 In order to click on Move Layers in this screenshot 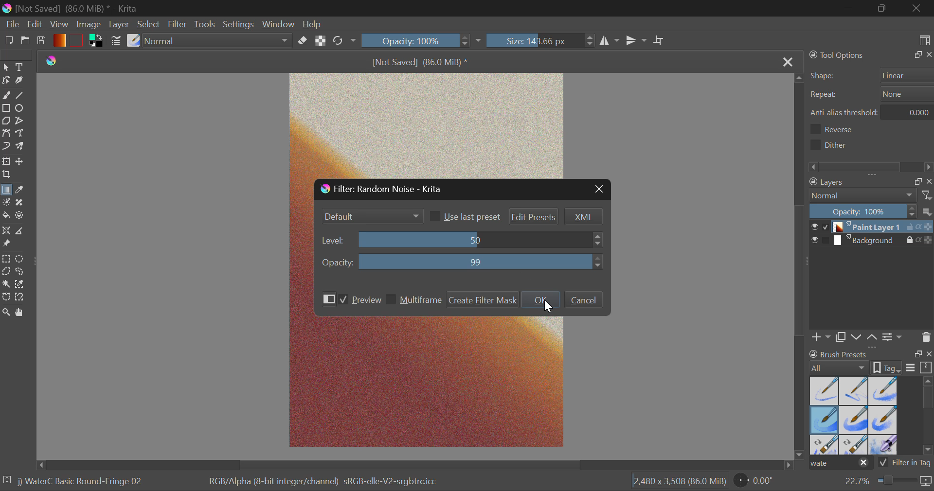, I will do `click(20, 161)`.